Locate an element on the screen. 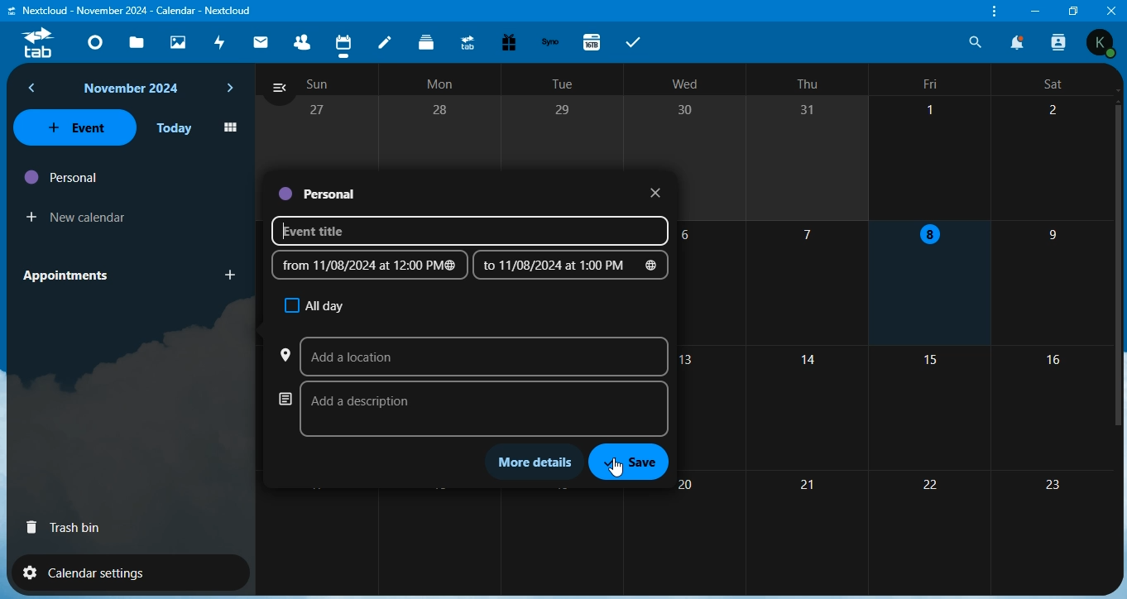  free trial is located at coordinates (509, 41).